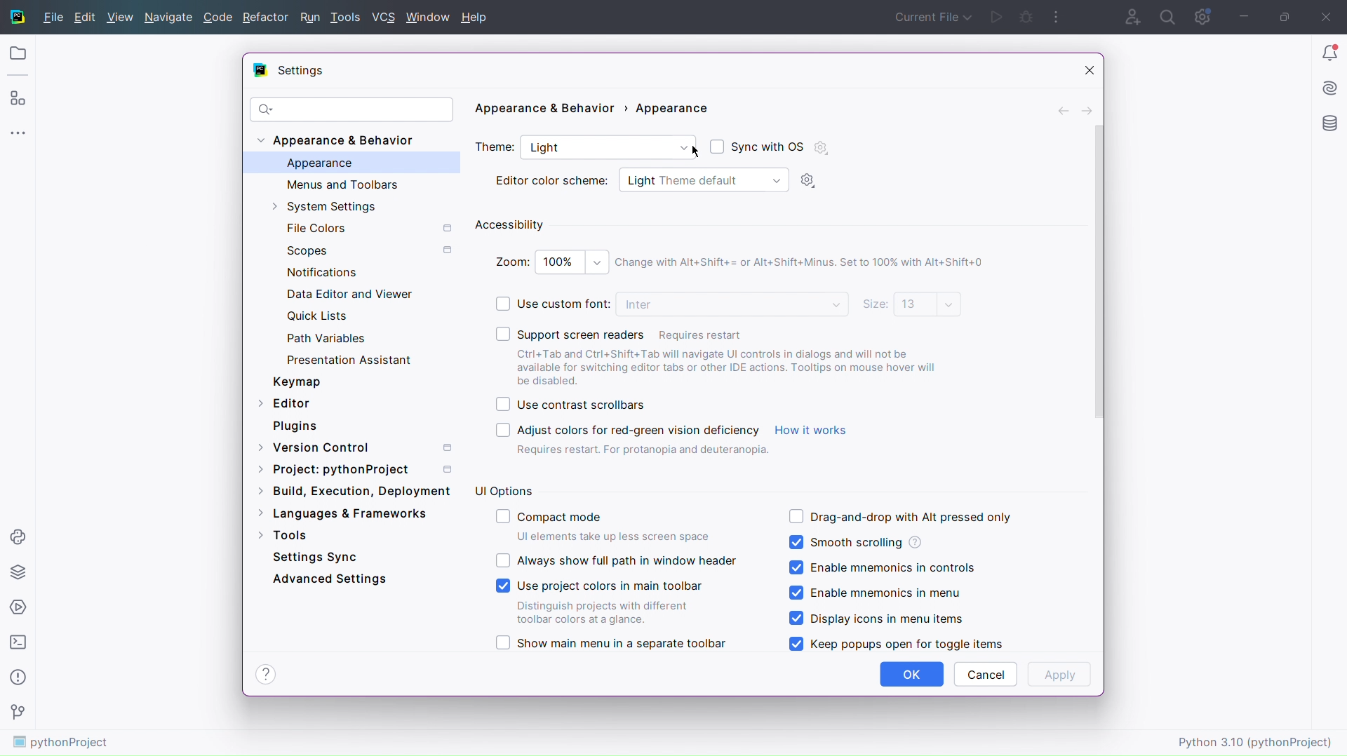 The image size is (1347, 756). Describe the element at coordinates (1257, 741) in the screenshot. I see `Python 3.10 (pythonProject)` at that location.